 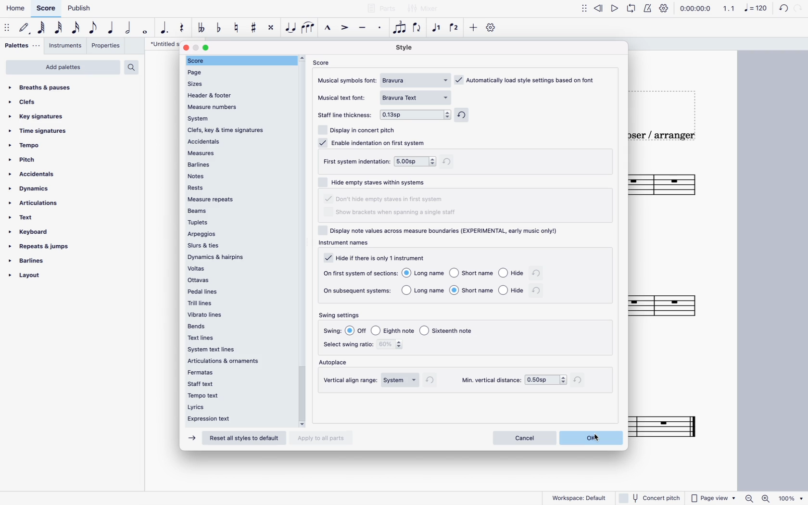 What do you see at coordinates (240, 141) in the screenshot?
I see `accidentals` at bounding box center [240, 141].